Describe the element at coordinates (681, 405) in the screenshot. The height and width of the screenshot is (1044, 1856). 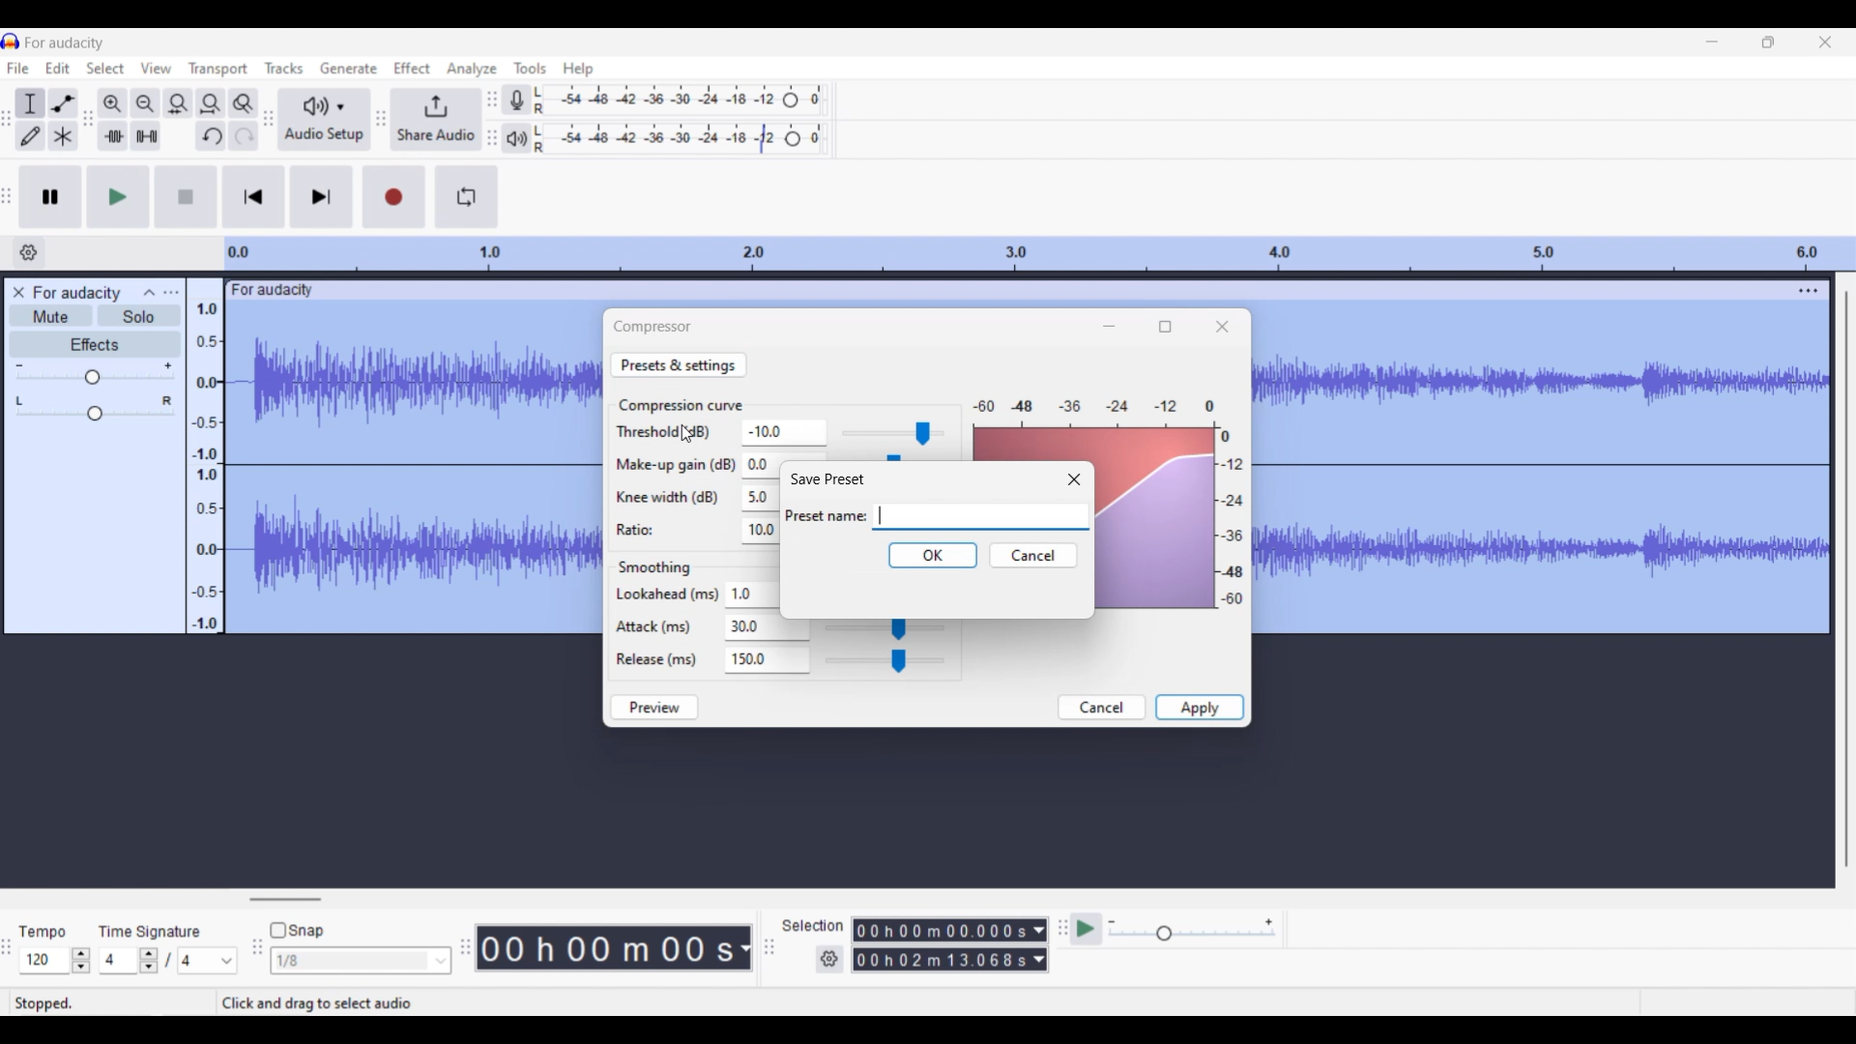
I see `Section title` at that location.